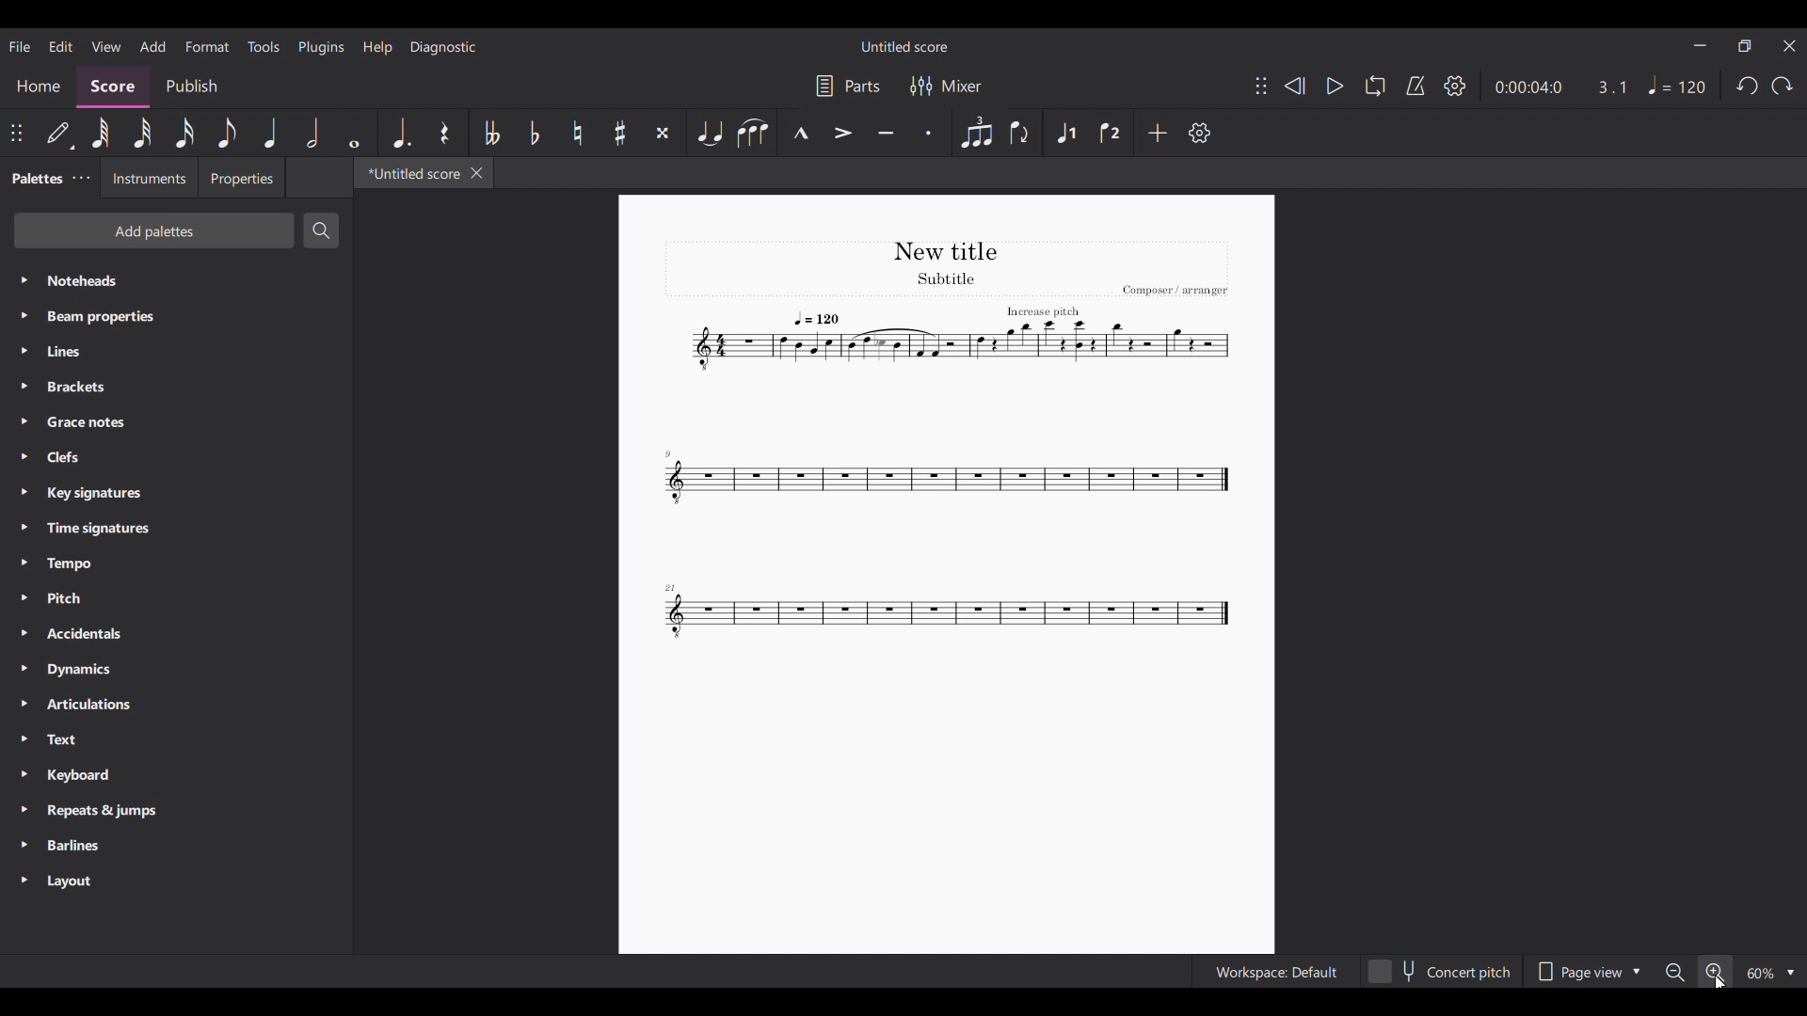  I want to click on Current duration, so click(1527, 87).